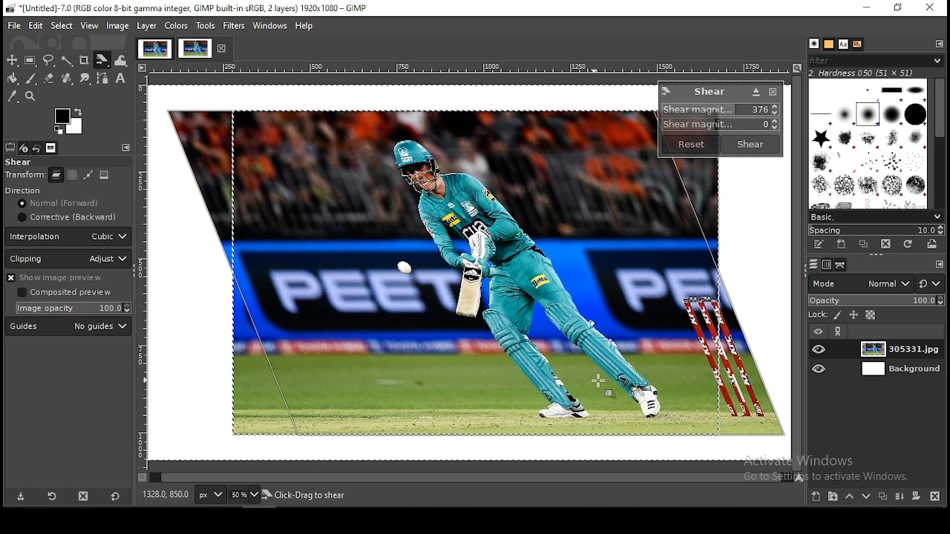 The image size is (950, 534). I want to click on brushes, so click(866, 145).